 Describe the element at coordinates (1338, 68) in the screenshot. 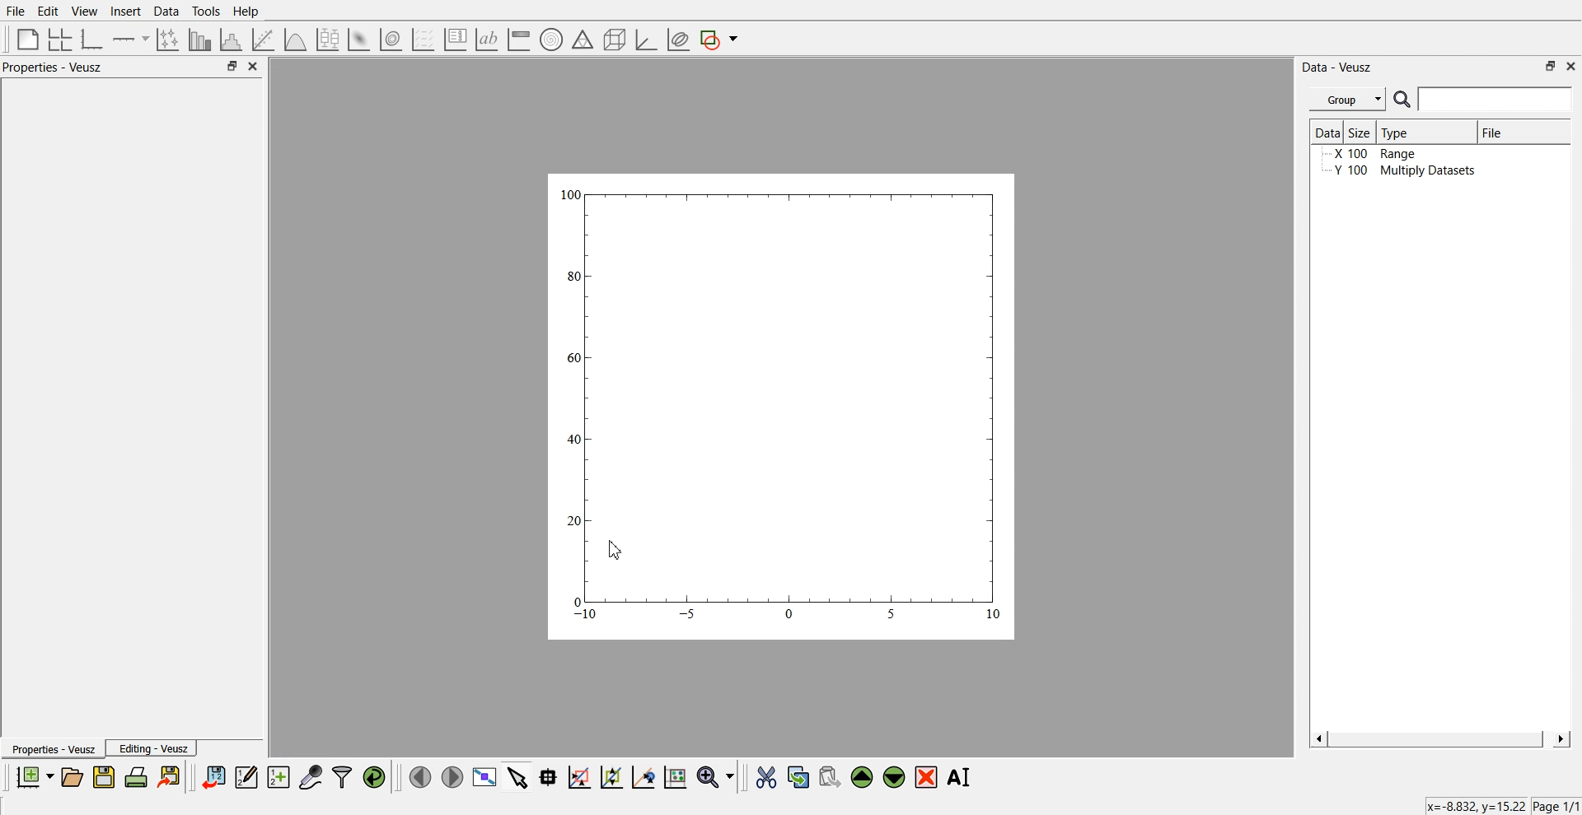

I see `Data - Veusz` at that location.